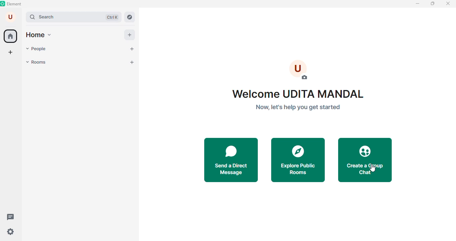 This screenshot has height=241, width=456. What do you see at coordinates (298, 160) in the screenshot?
I see `explore public rooms` at bounding box center [298, 160].